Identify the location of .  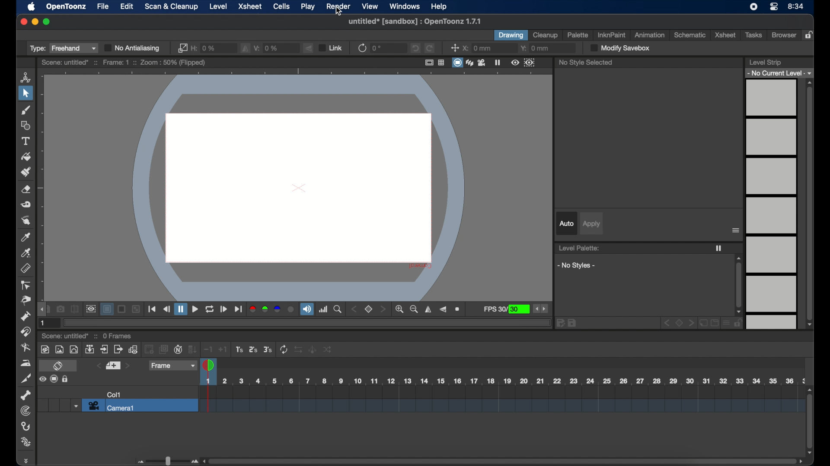
(693, 323).